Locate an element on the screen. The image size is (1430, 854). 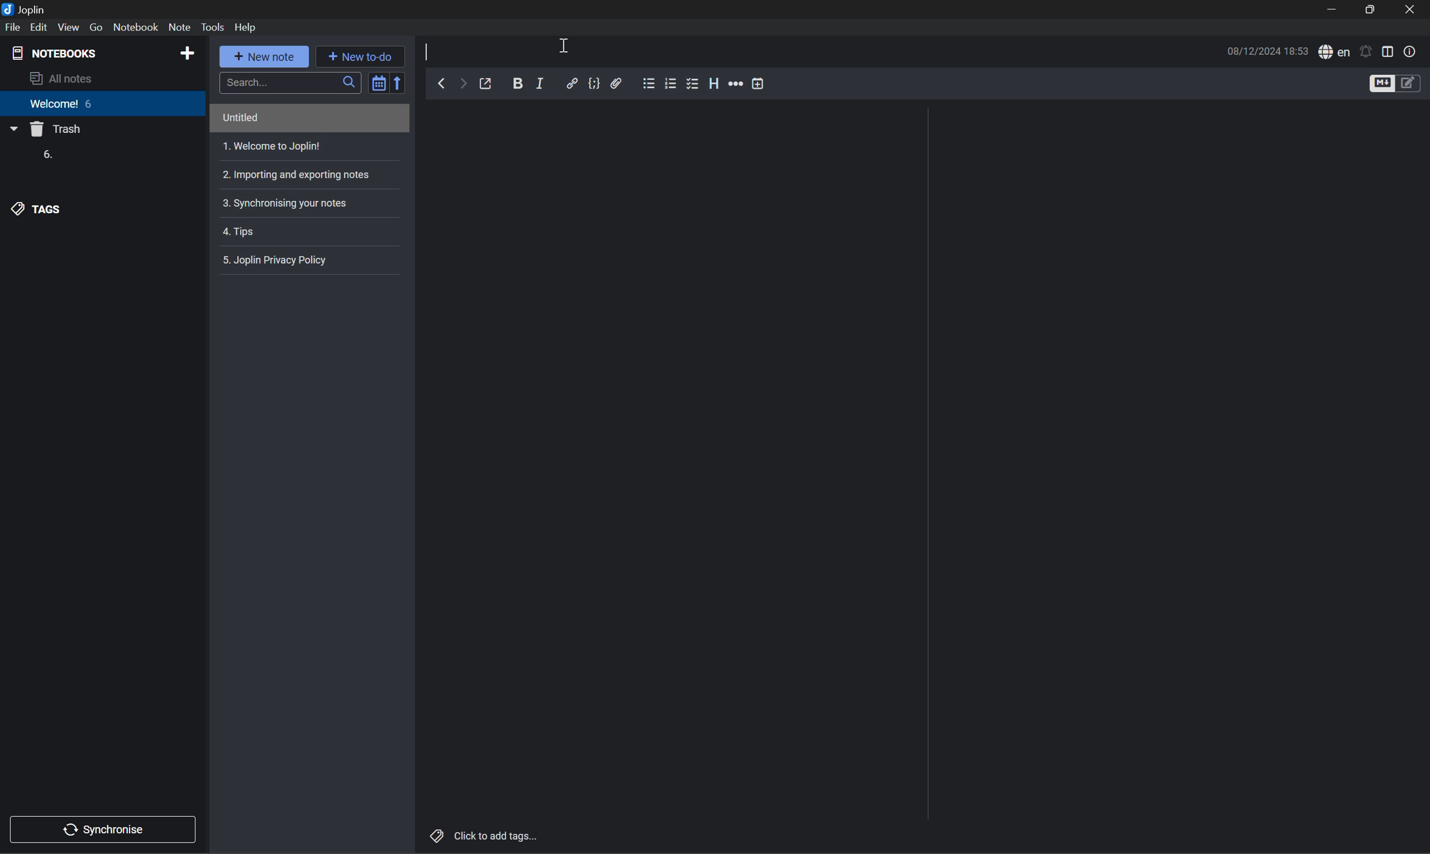
5. Joplin privacy policy is located at coordinates (279, 259).